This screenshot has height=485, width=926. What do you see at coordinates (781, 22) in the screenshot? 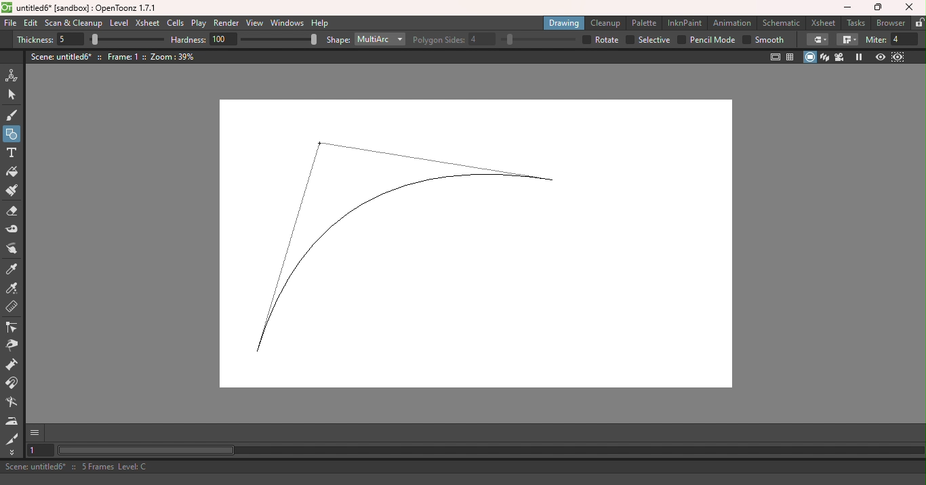
I see `Schematic` at bounding box center [781, 22].